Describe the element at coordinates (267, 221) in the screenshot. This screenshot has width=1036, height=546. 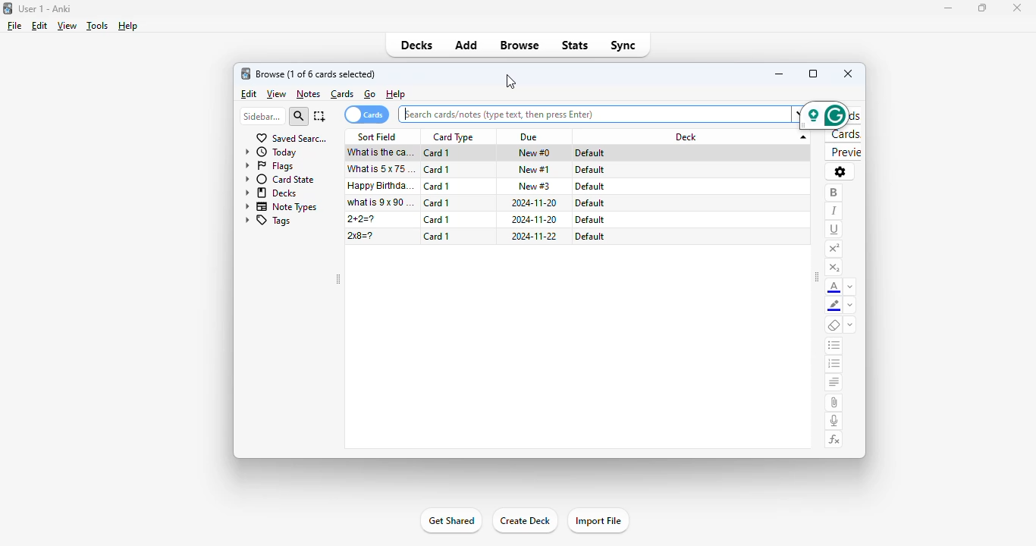
I see `tags` at that location.